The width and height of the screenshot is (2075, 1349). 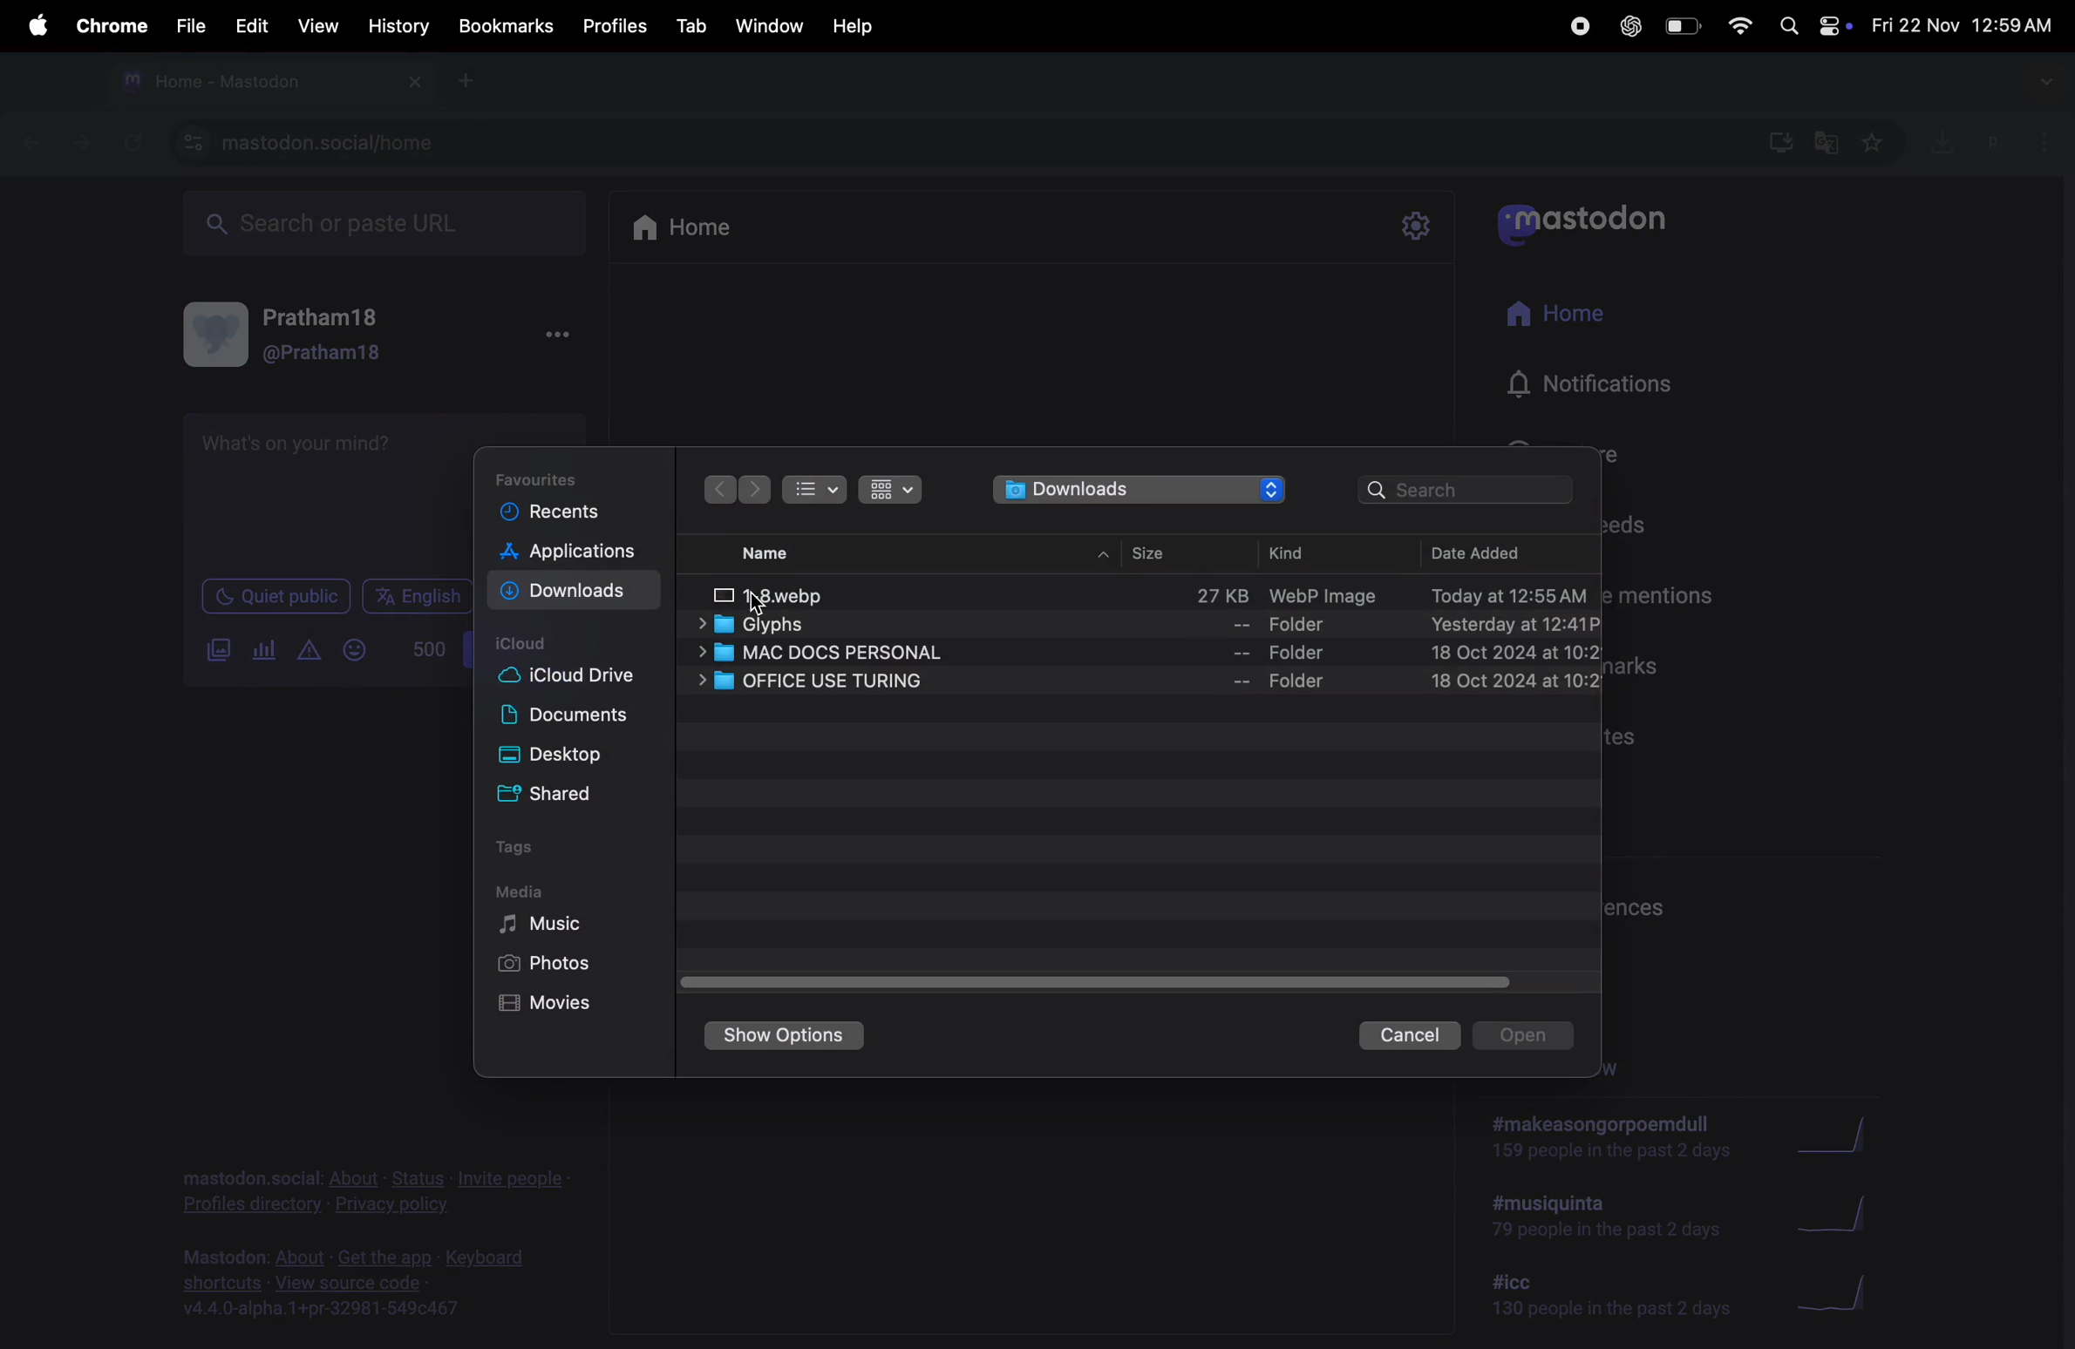 What do you see at coordinates (1791, 24) in the screenshot?
I see `spotlight search` at bounding box center [1791, 24].